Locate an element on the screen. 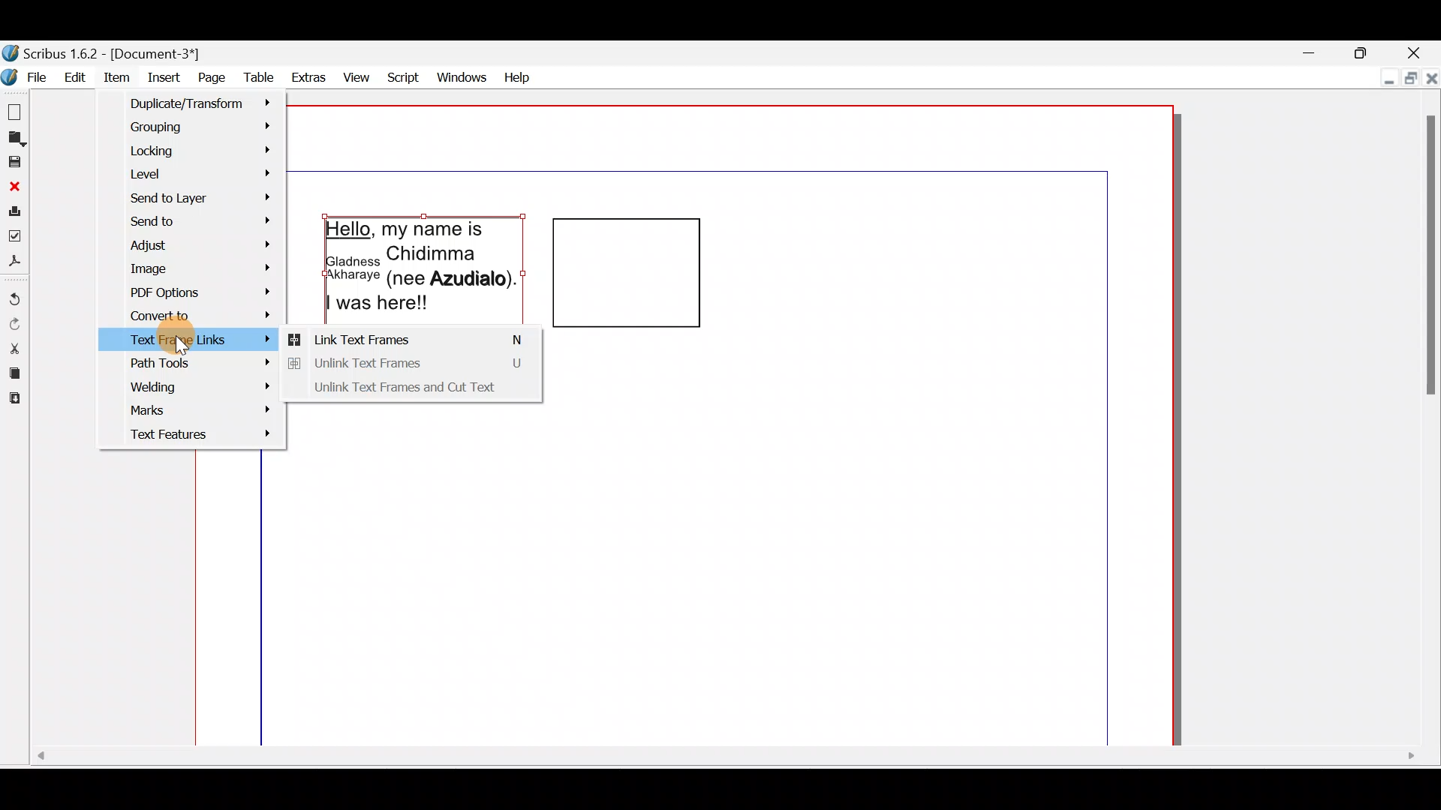  Send to layer is located at coordinates (203, 199).